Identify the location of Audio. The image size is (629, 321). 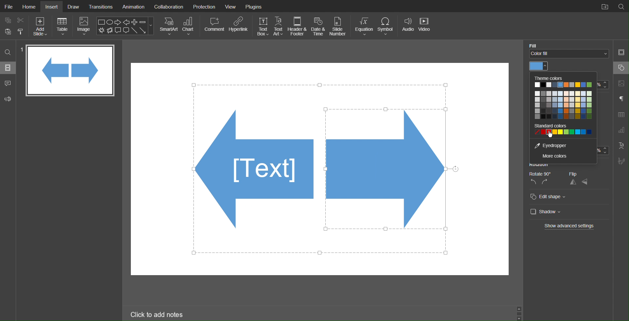
(407, 26).